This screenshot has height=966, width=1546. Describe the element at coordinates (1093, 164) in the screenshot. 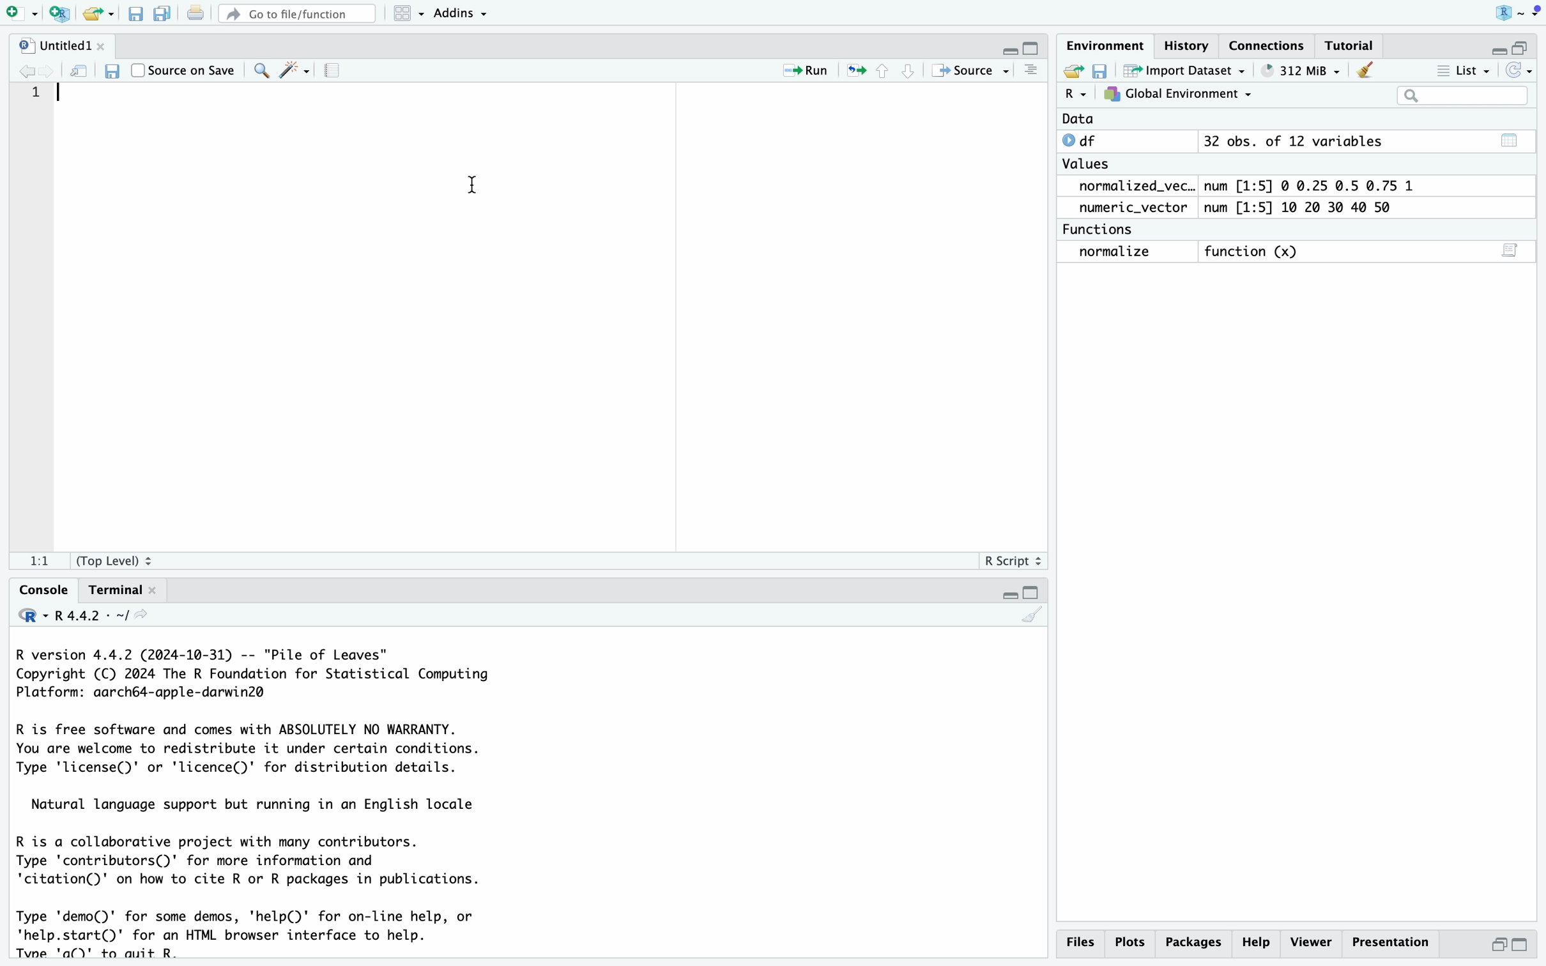

I see `Values` at that location.